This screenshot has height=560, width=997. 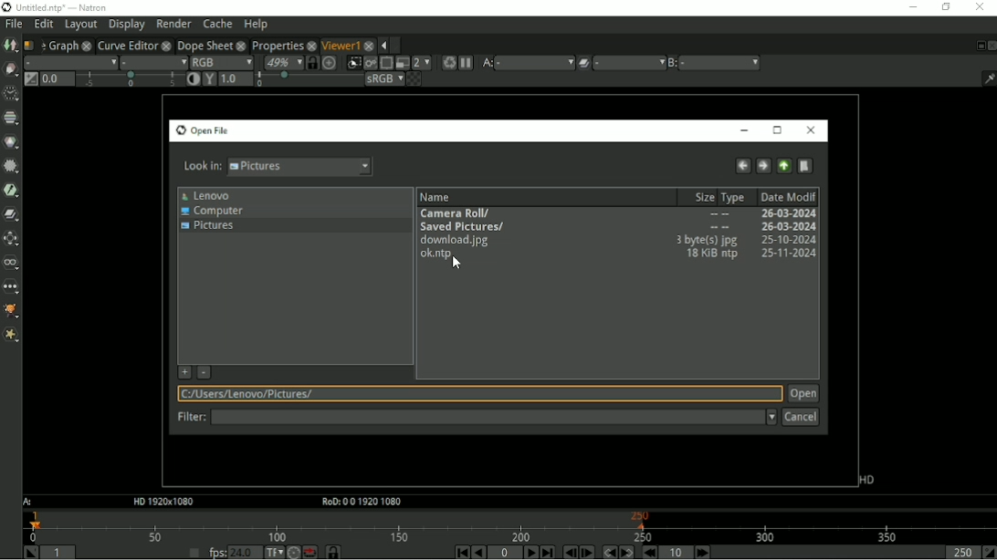 I want to click on Curve Editor, so click(x=126, y=44).